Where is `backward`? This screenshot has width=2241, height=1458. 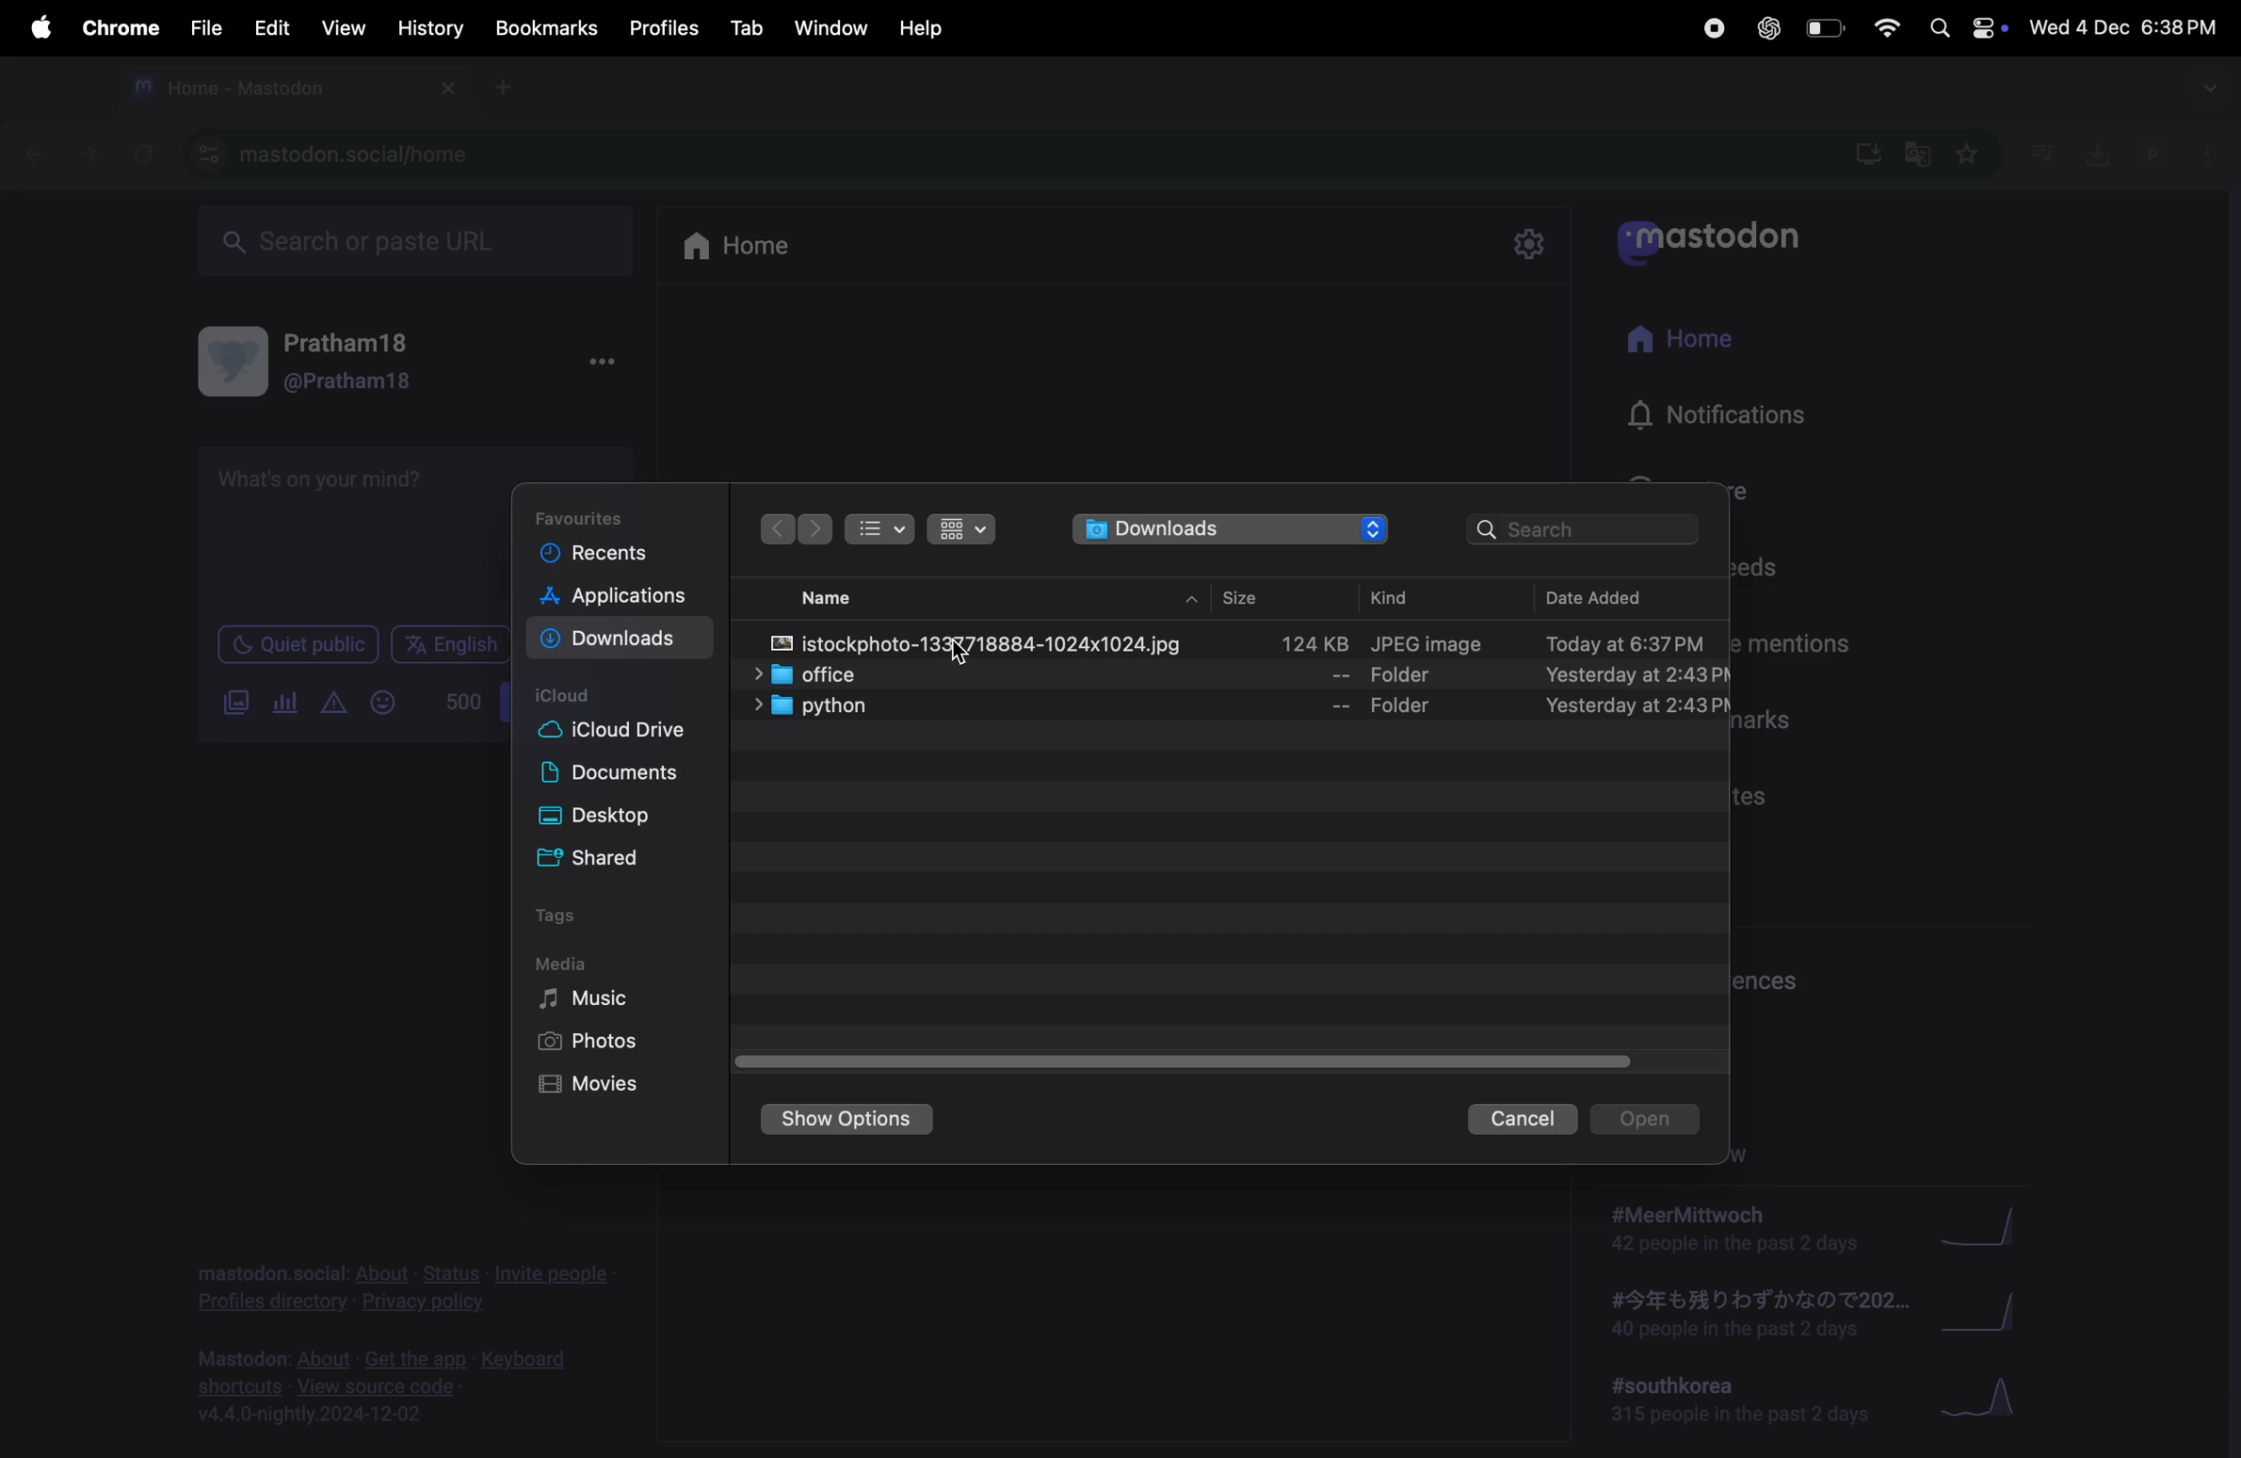
backward is located at coordinates (25, 156).